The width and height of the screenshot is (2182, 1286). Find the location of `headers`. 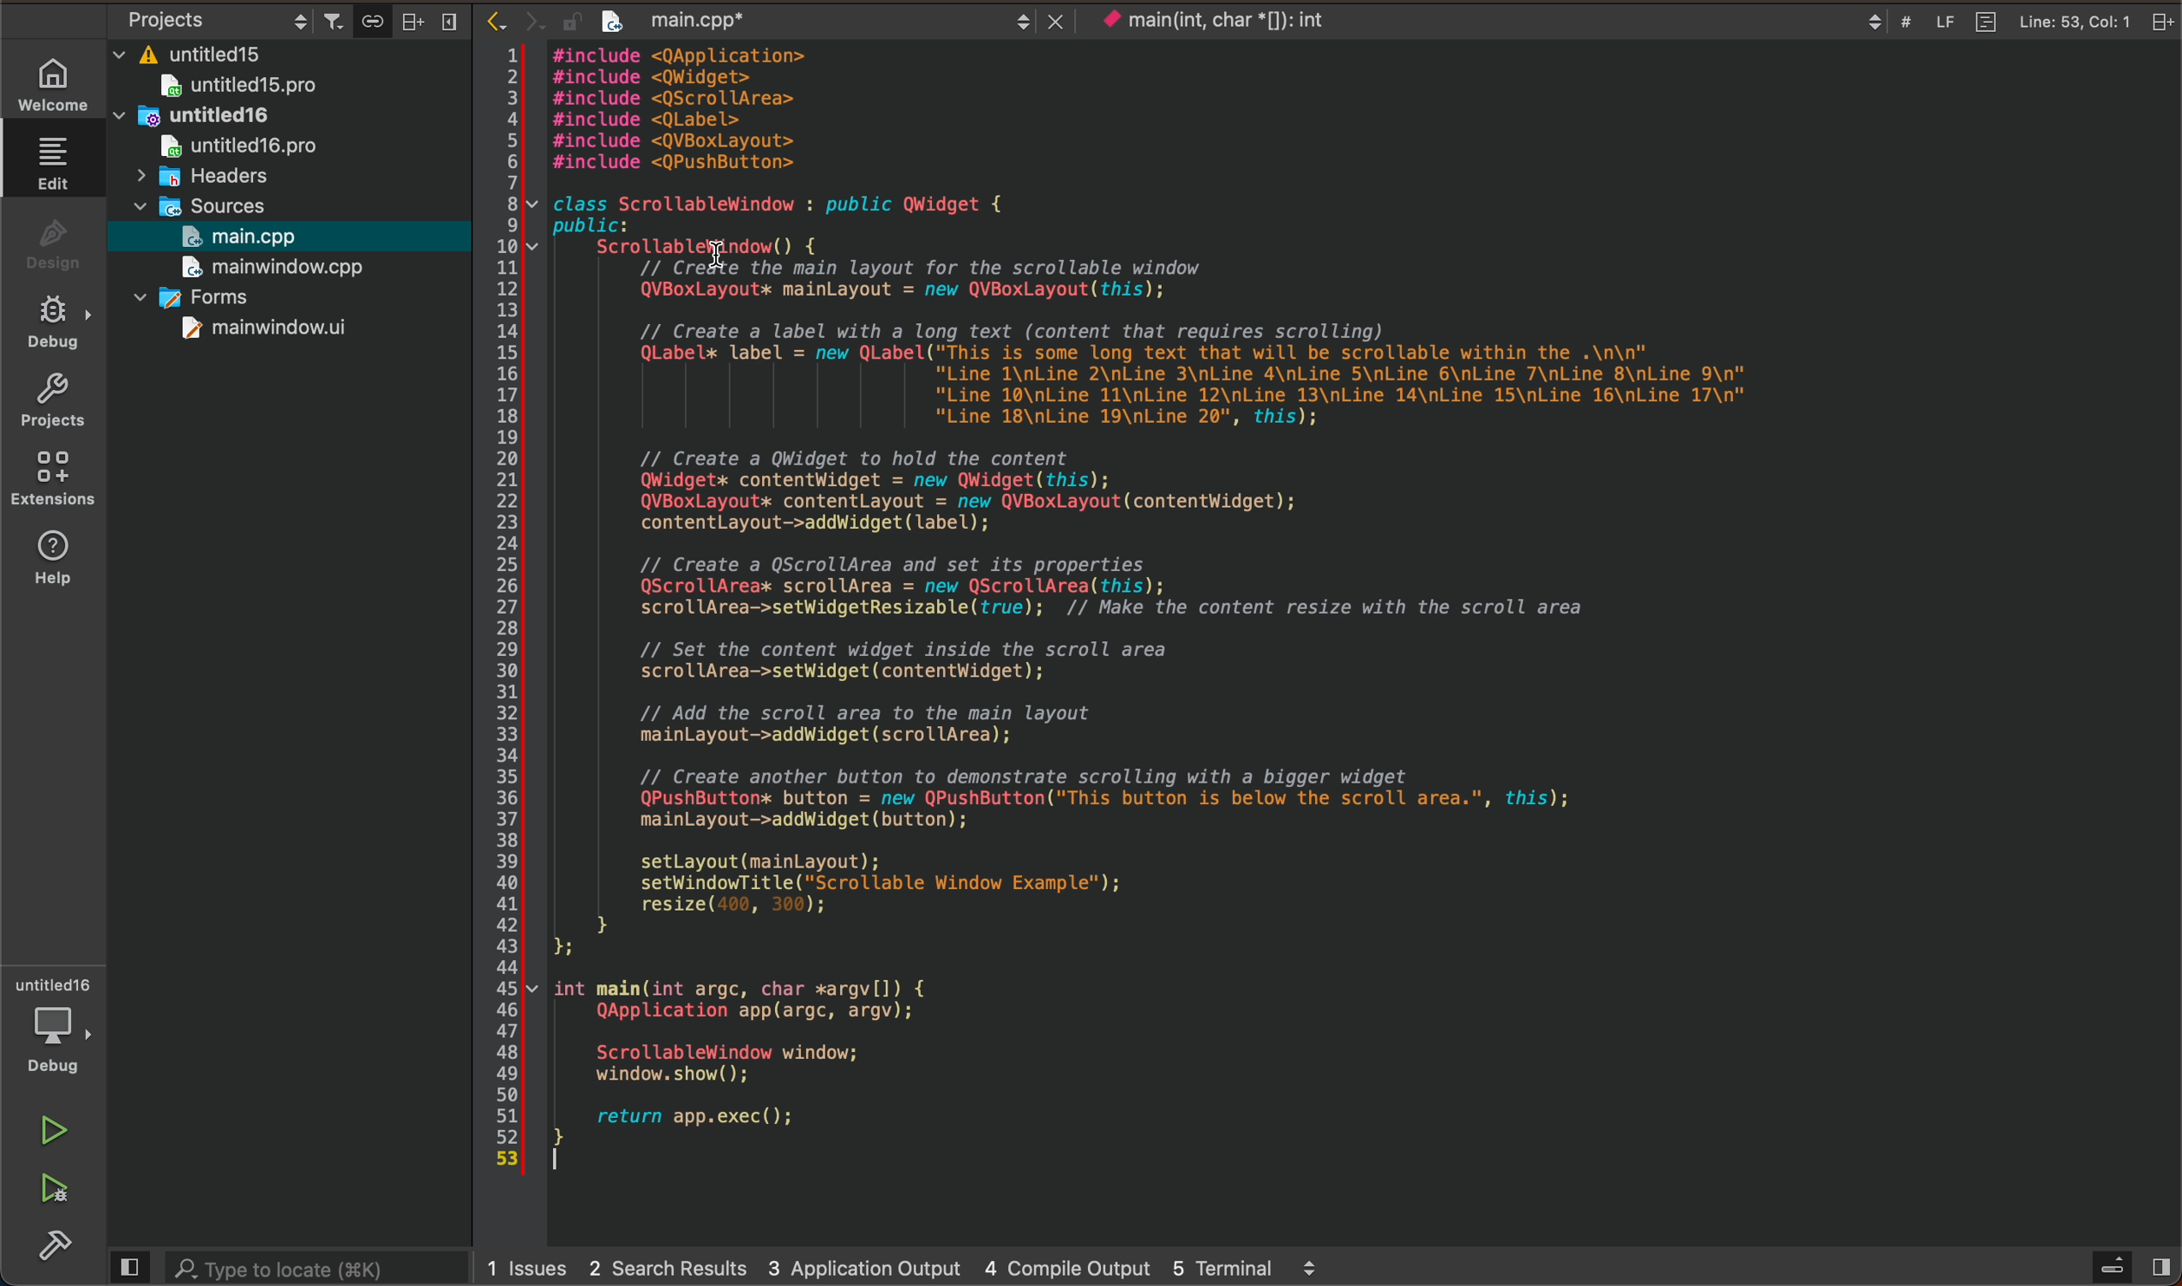

headers is located at coordinates (201, 177).